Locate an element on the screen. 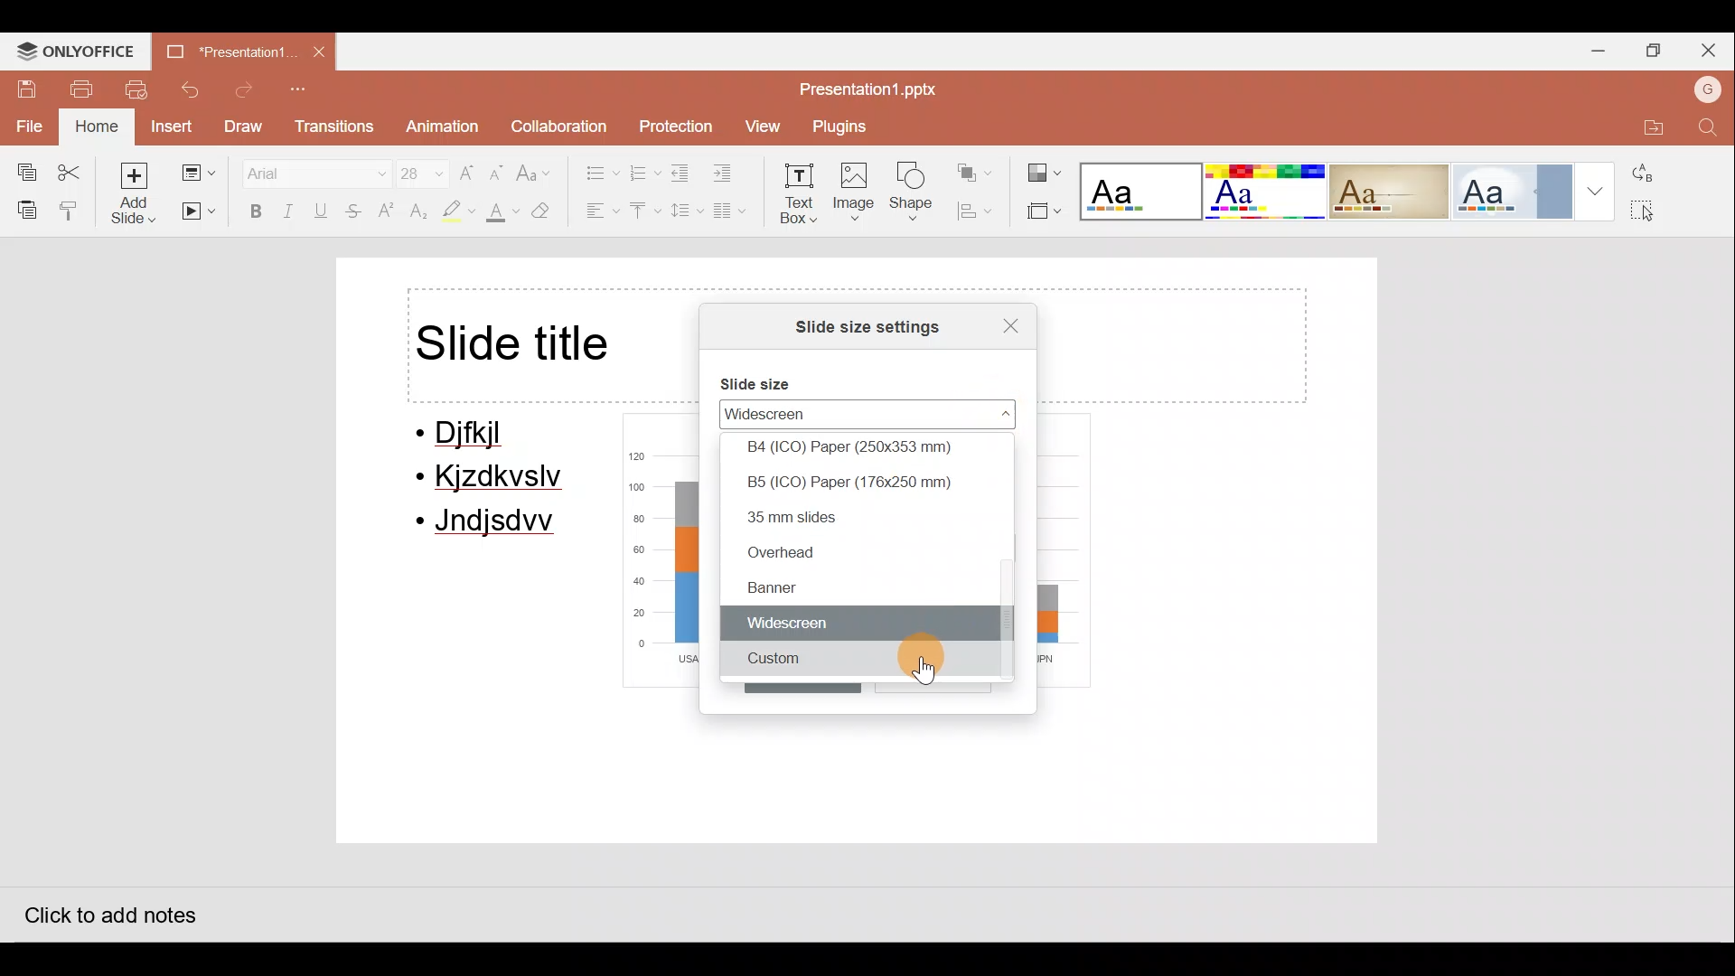 Image resolution: width=1735 pixels, height=976 pixels. Select all is located at coordinates (1654, 207).